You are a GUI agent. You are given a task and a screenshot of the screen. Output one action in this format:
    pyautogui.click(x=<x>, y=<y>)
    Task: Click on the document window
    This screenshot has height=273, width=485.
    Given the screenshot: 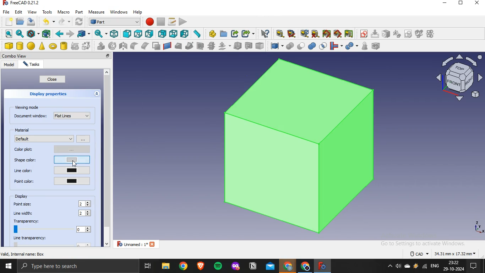 What is the action you would take?
    pyautogui.click(x=52, y=115)
    